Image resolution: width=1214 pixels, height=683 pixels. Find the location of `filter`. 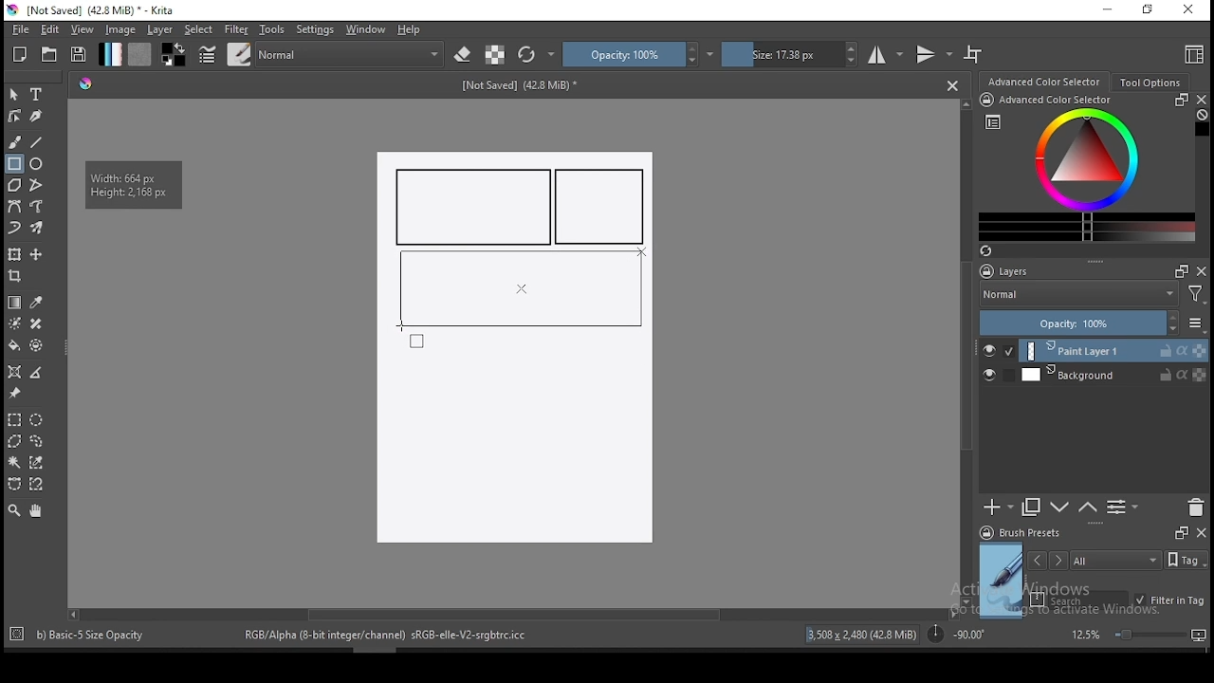

filter is located at coordinates (235, 29).